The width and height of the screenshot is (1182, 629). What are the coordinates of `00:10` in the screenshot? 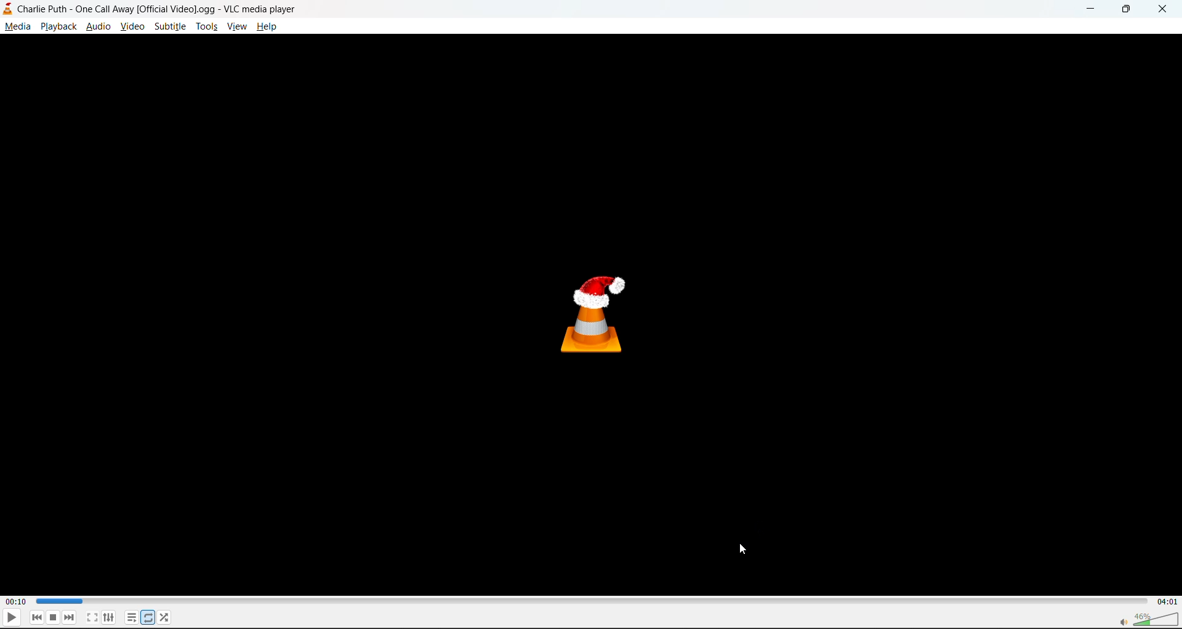 It's located at (17, 599).